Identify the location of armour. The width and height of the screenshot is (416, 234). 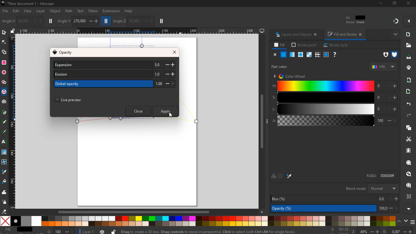
(394, 54).